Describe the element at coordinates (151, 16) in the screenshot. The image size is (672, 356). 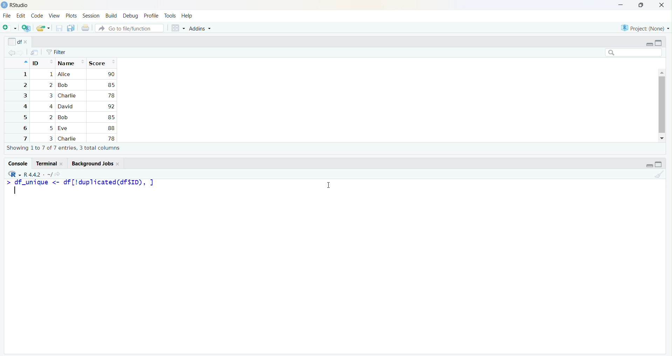
I see `Profile` at that location.